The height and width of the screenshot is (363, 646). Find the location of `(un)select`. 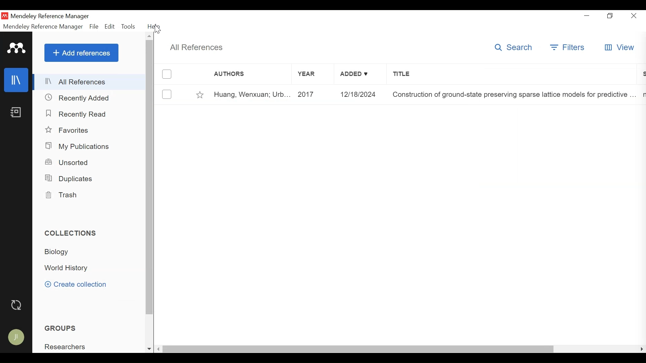

(un)select is located at coordinates (169, 95).